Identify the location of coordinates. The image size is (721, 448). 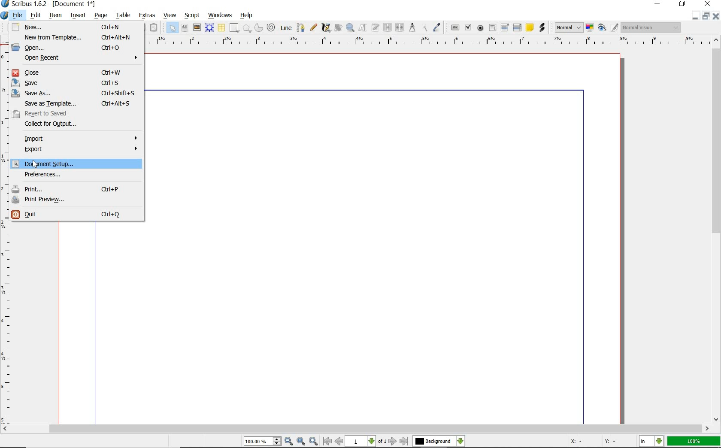
(592, 442).